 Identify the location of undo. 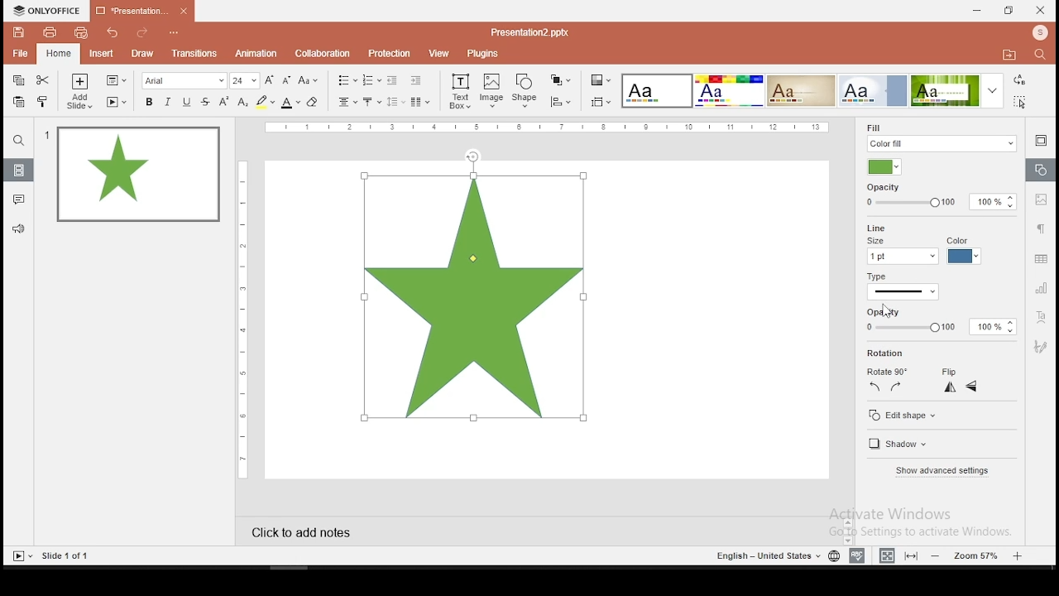
(114, 32).